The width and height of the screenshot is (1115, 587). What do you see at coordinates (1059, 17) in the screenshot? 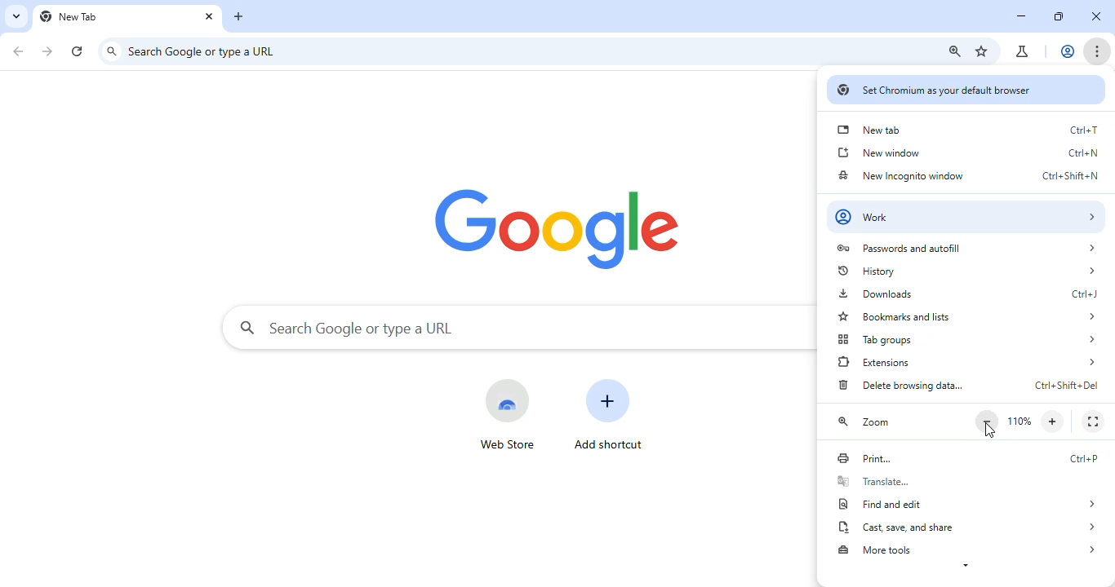
I see `maximize` at bounding box center [1059, 17].